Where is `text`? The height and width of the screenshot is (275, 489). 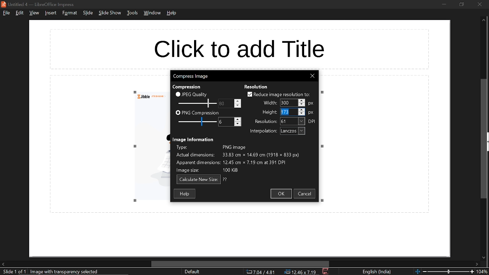 text is located at coordinates (263, 131).